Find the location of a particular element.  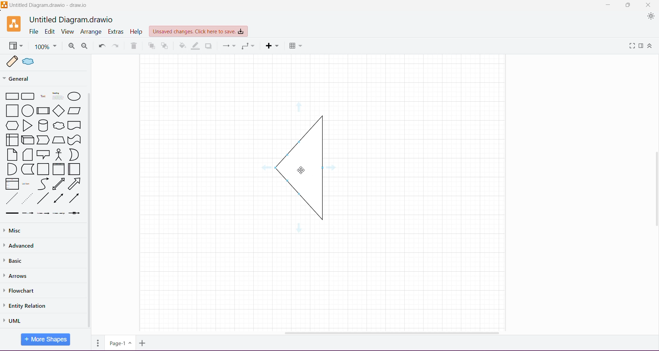

Add Pages is located at coordinates (142, 343).